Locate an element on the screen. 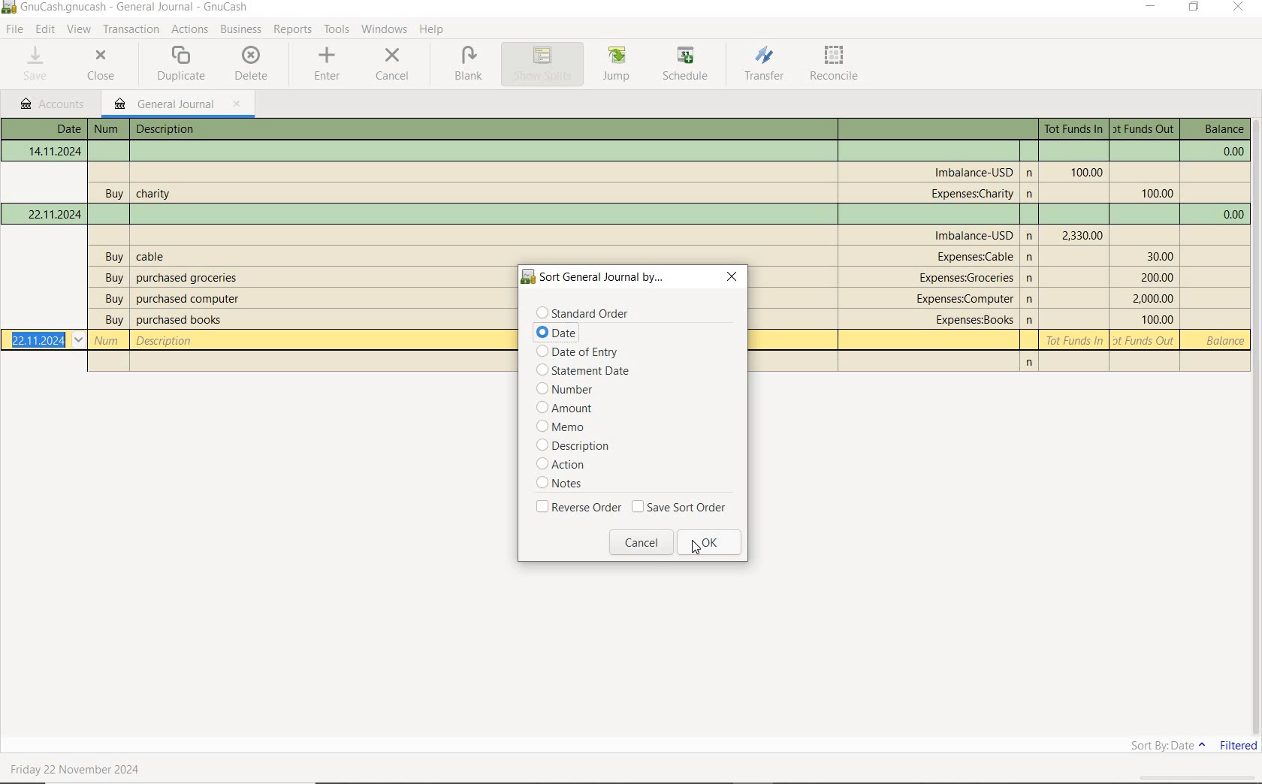 The height and width of the screenshot is (784, 1262). n is located at coordinates (1031, 319).